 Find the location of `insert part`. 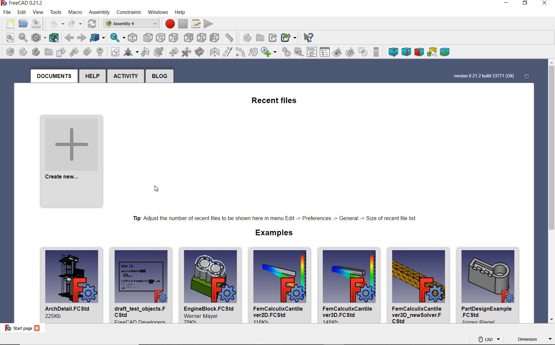

insert part is located at coordinates (74, 52).